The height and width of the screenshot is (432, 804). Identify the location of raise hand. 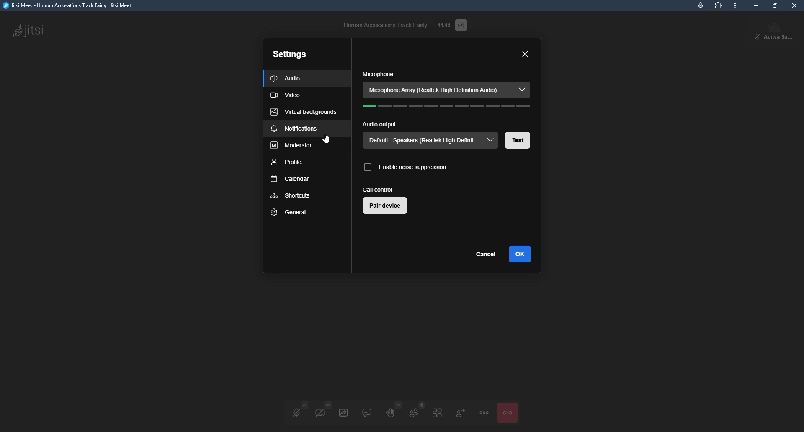
(389, 411).